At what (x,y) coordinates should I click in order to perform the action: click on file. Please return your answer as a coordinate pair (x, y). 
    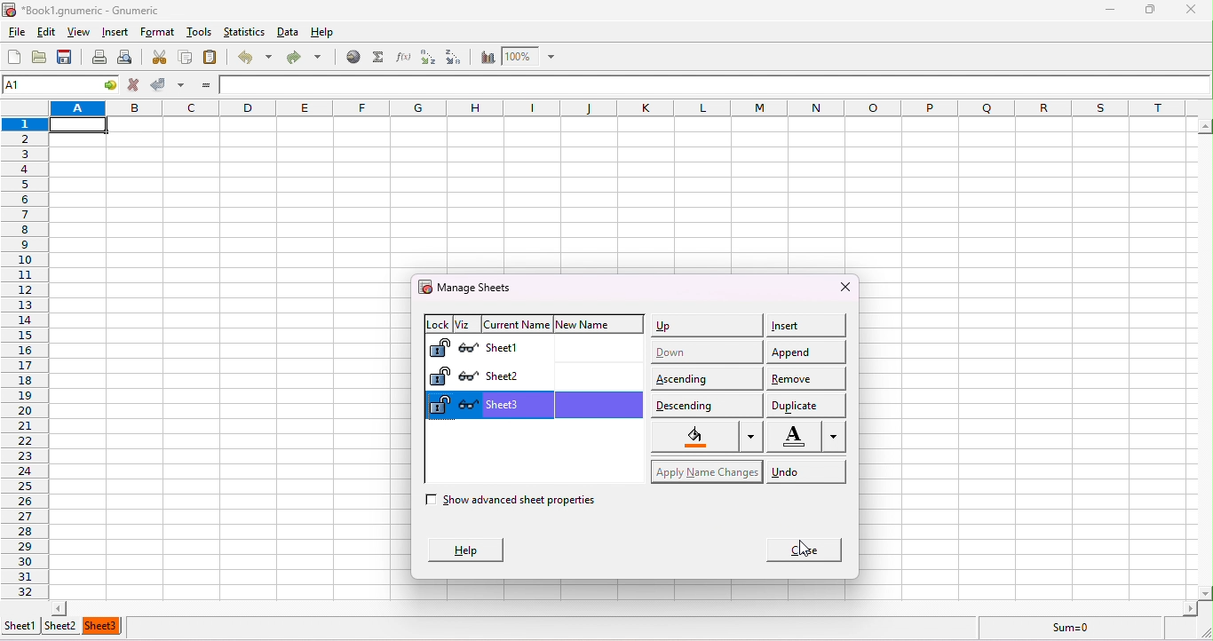
    Looking at the image, I should click on (16, 31).